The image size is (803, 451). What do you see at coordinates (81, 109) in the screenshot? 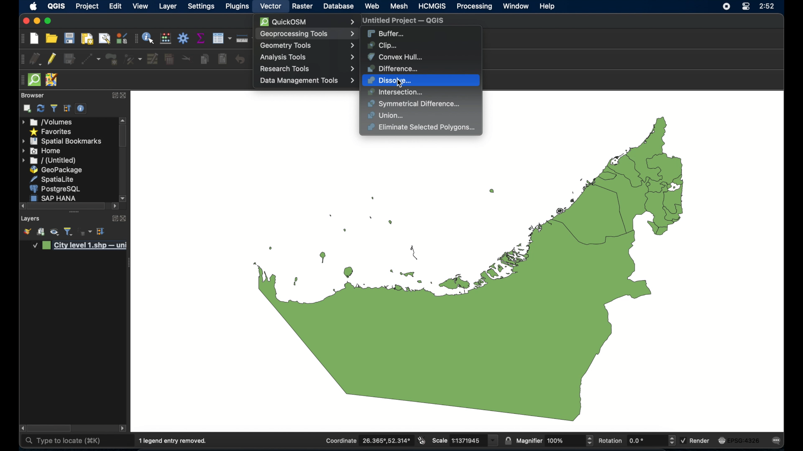
I see `enable/disable properties widget` at bounding box center [81, 109].